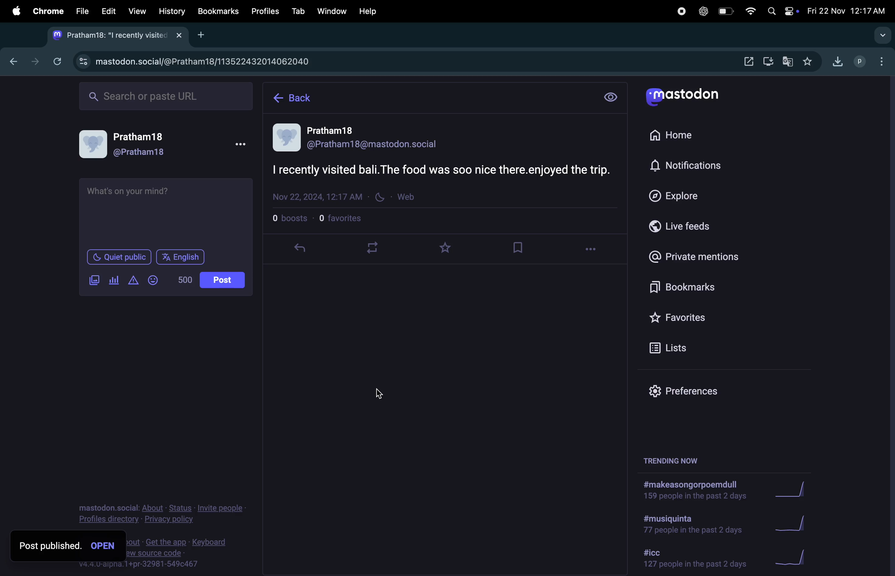 Image resolution: width=895 pixels, height=576 pixels. Describe the element at coordinates (303, 249) in the screenshot. I see `reply` at that location.